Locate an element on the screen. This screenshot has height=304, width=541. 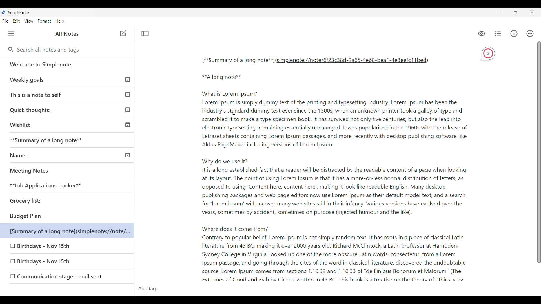
Meeting notes is located at coordinates (57, 171).